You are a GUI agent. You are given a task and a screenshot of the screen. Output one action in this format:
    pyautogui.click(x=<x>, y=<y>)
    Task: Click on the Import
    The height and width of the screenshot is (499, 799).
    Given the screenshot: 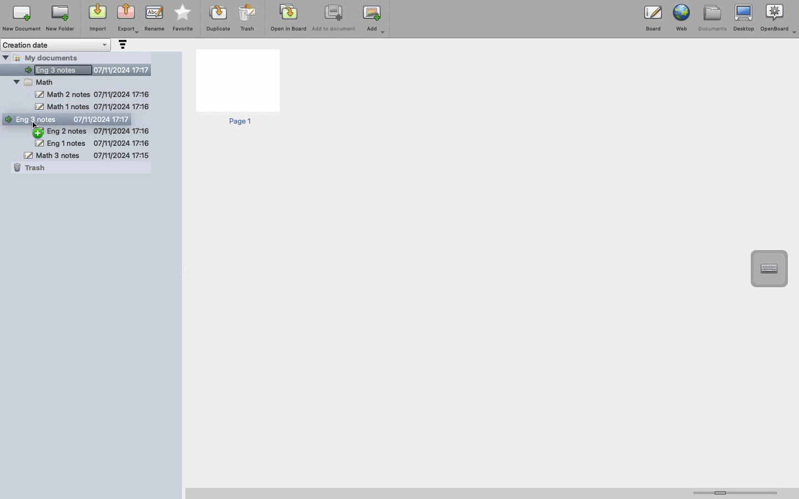 What is the action you would take?
    pyautogui.click(x=97, y=18)
    